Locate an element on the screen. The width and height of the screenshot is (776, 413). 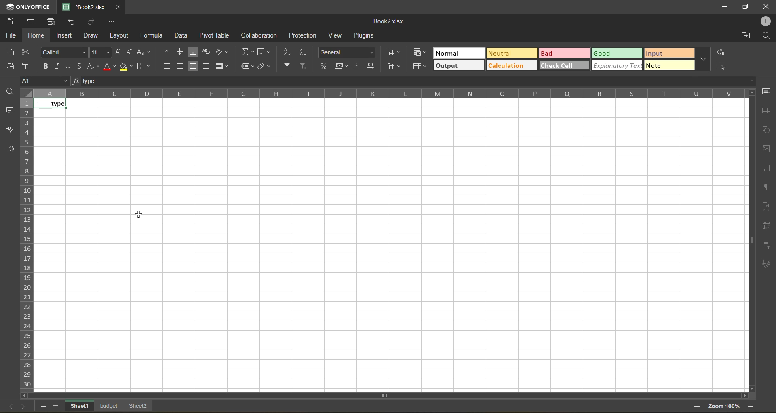
select all is located at coordinates (722, 65).